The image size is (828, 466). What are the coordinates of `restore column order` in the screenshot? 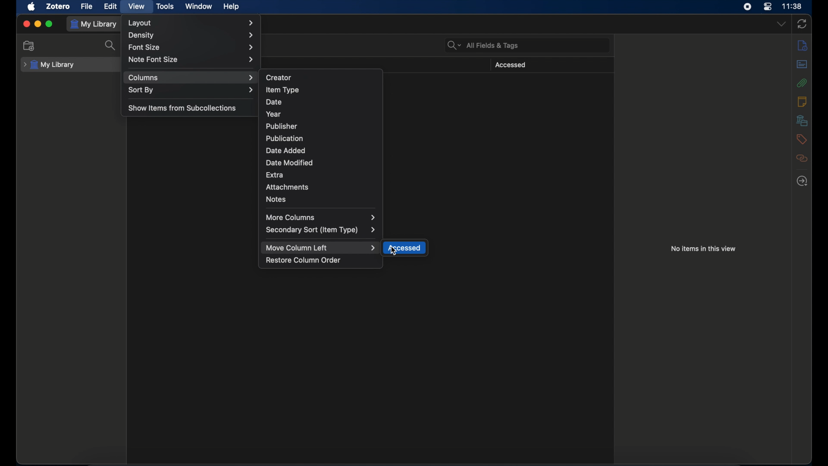 It's located at (303, 260).